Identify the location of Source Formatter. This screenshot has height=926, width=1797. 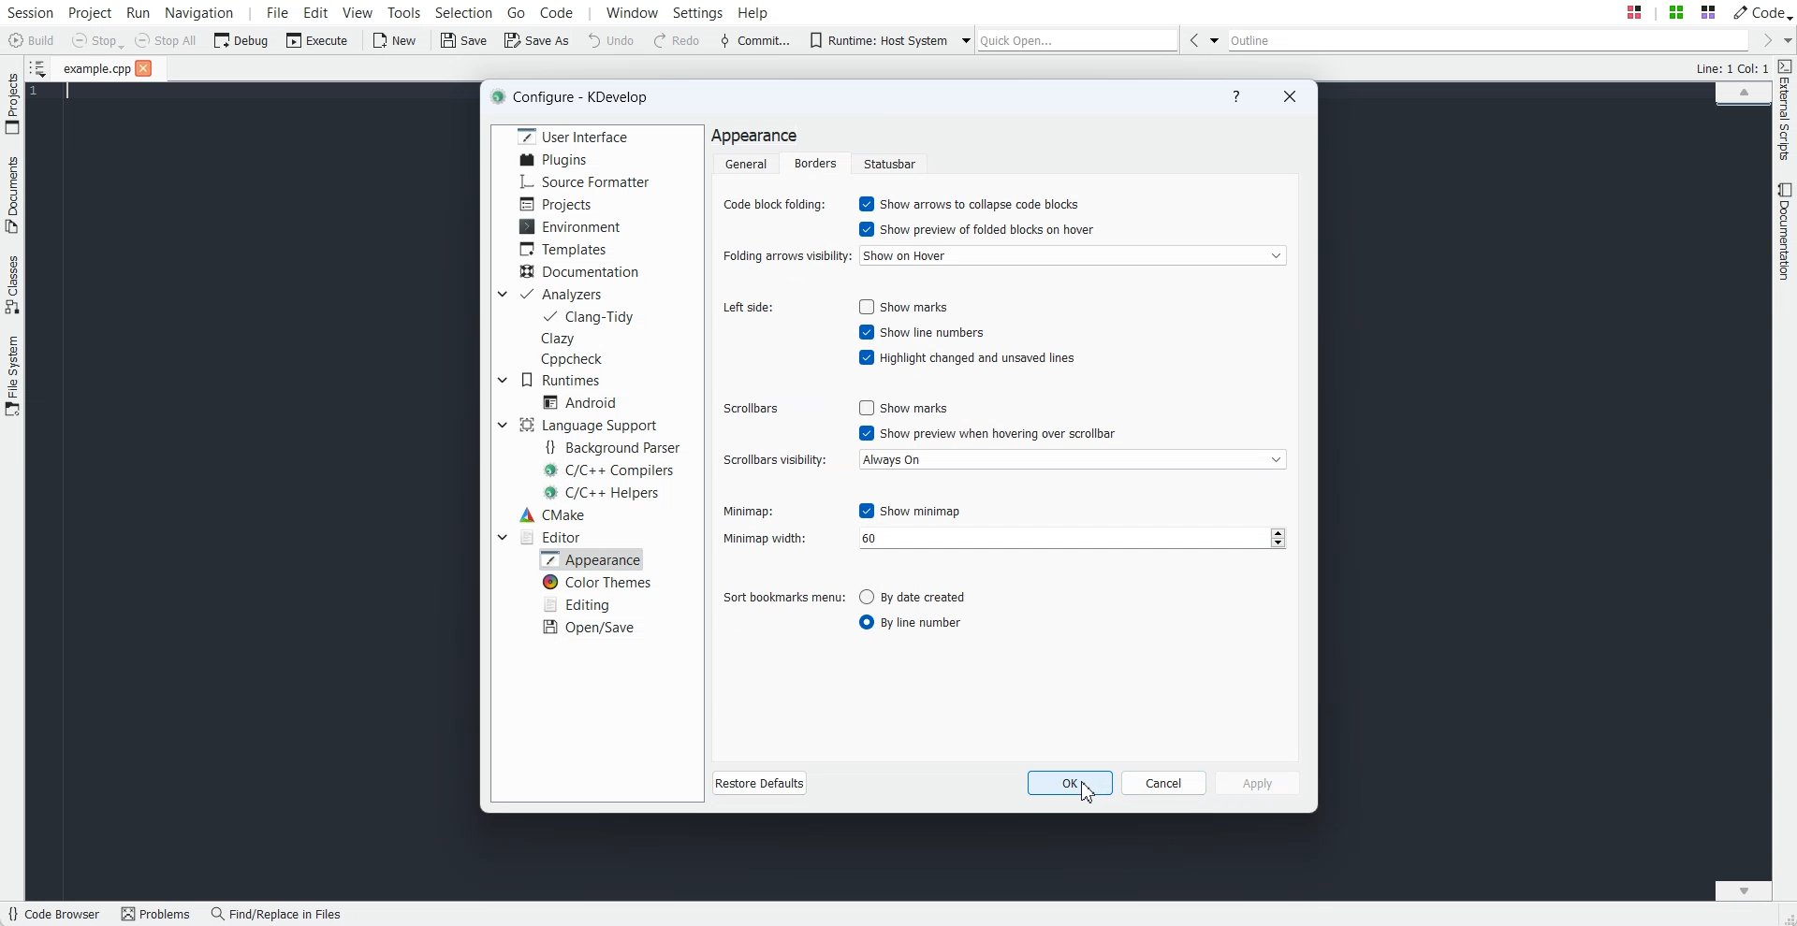
(583, 181).